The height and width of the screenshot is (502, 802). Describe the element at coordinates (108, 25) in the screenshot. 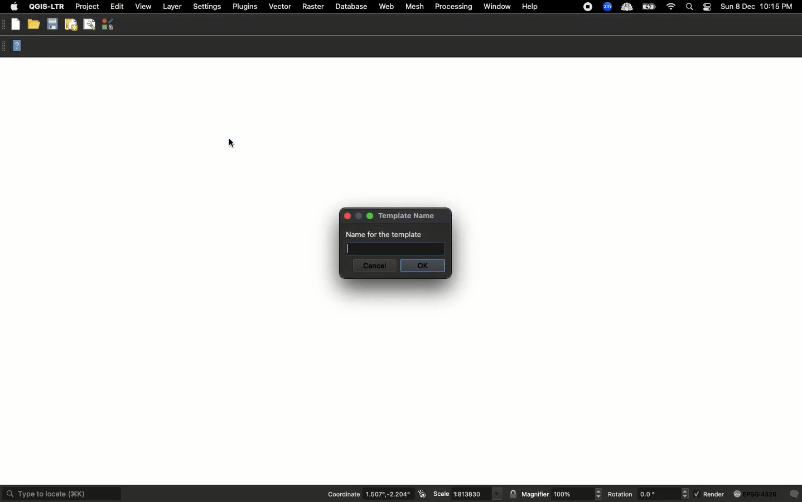

I see `Style manager ` at that location.